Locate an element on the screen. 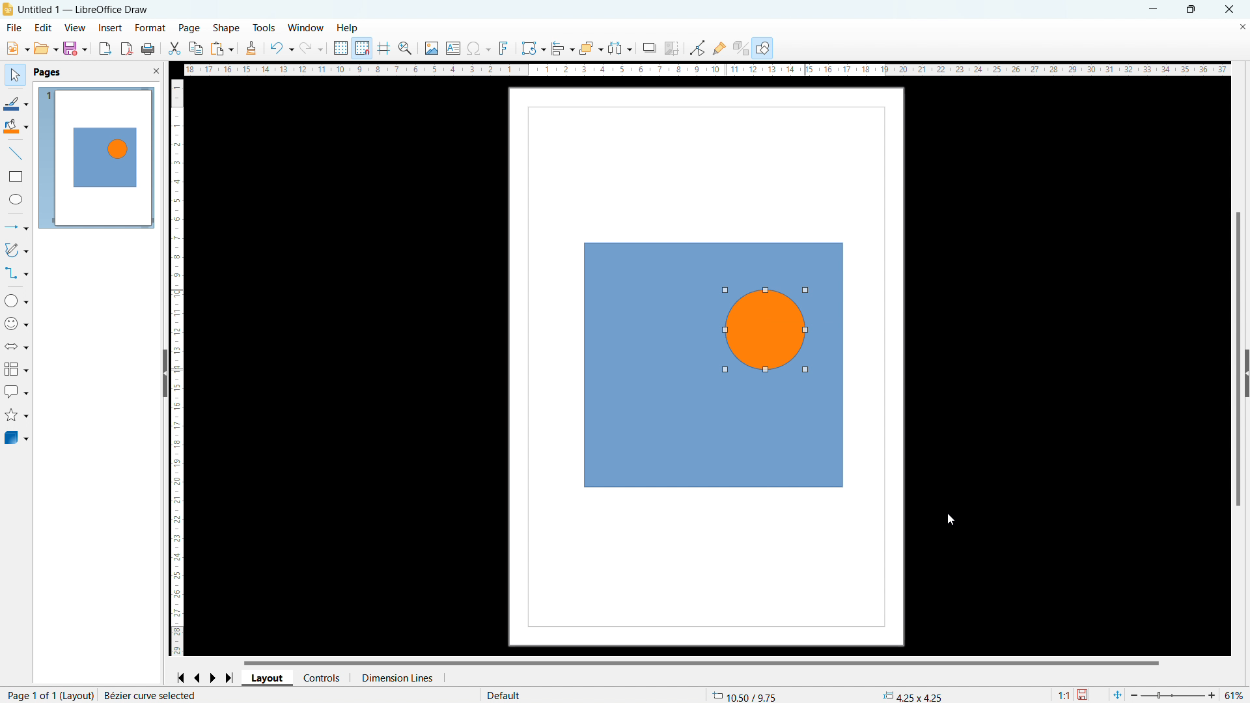  show draw functions is located at coordinates (764, 48).